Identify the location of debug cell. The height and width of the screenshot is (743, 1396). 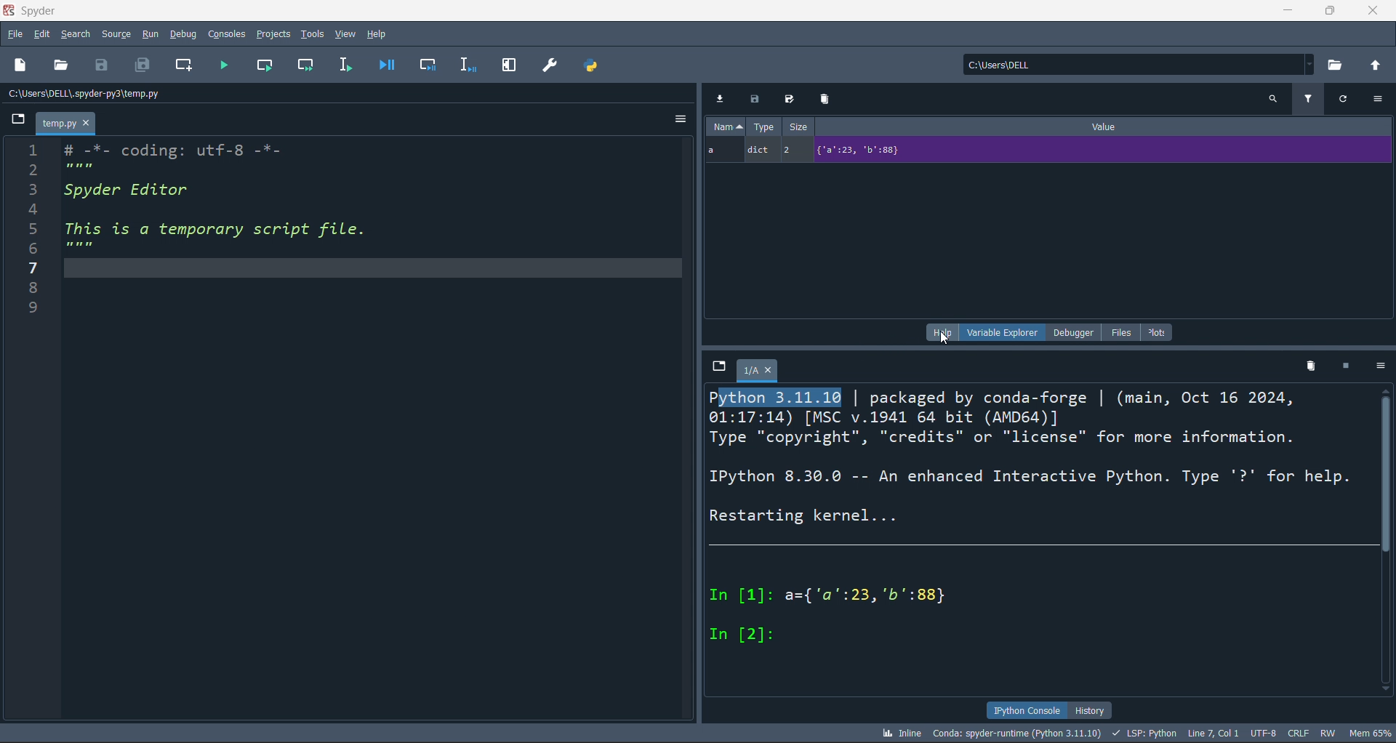
(430, 65).